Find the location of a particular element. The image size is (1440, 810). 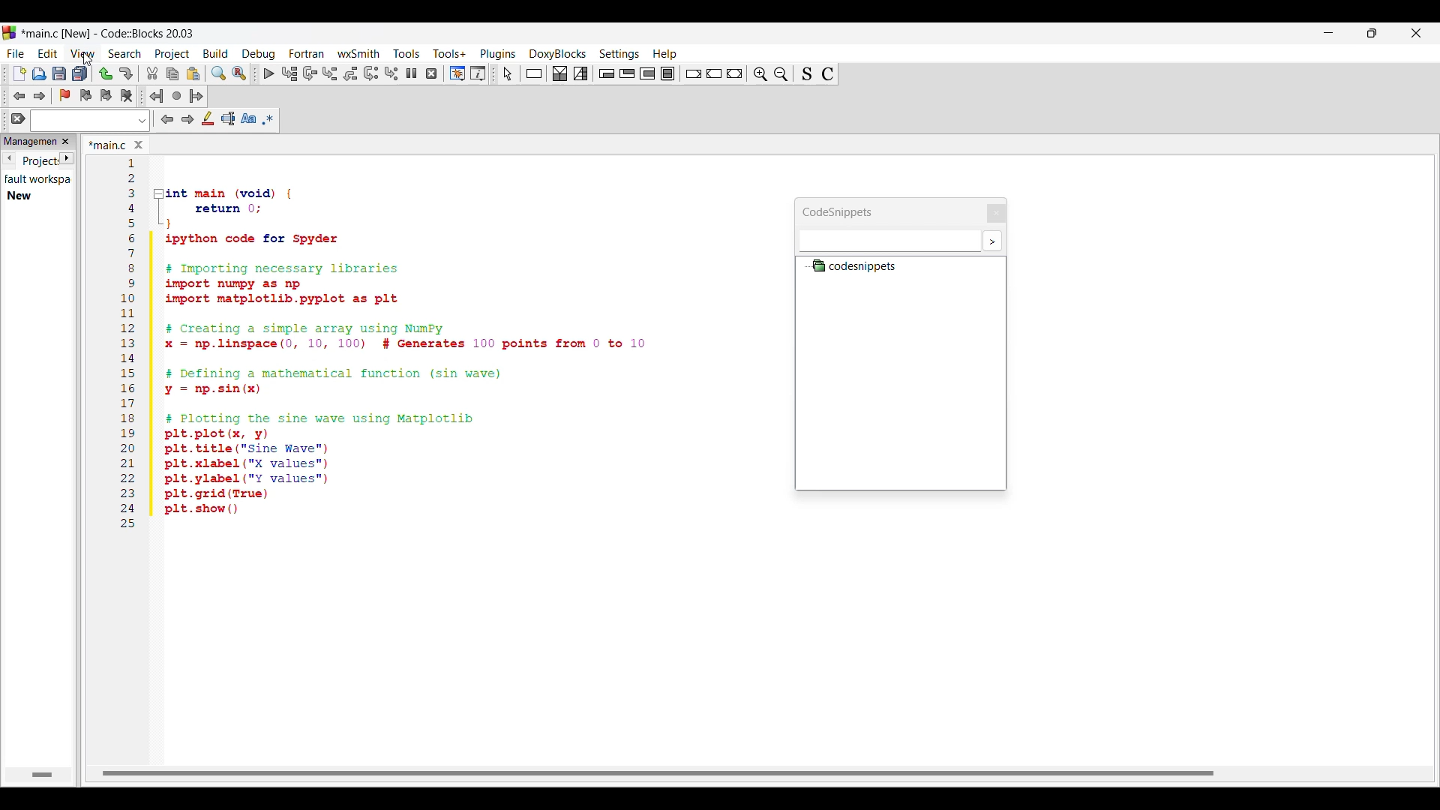

Fortran menu is located at coordinates (306, 53).